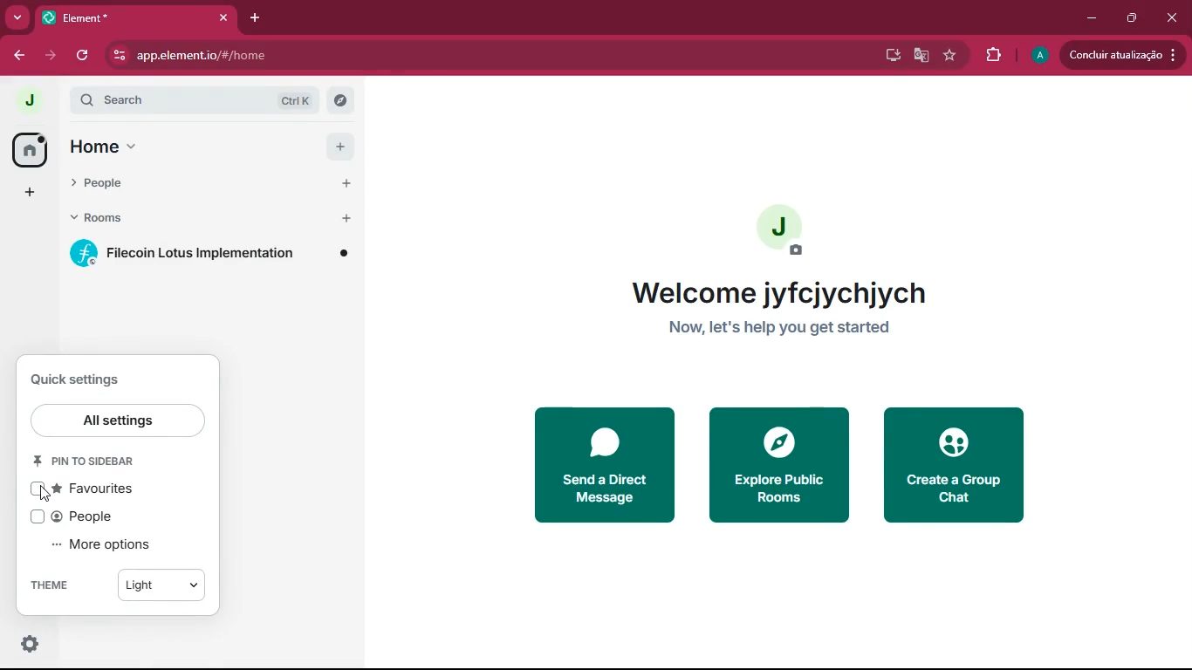  Describe the element at coordinates (958, 466) in the screenshot. I see `create ` at that location.